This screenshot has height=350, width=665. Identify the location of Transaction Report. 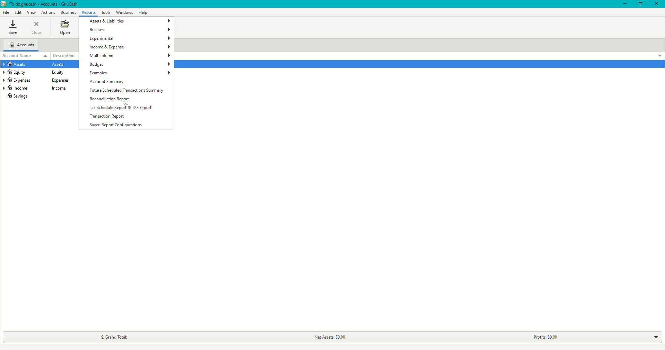
(108, 116).